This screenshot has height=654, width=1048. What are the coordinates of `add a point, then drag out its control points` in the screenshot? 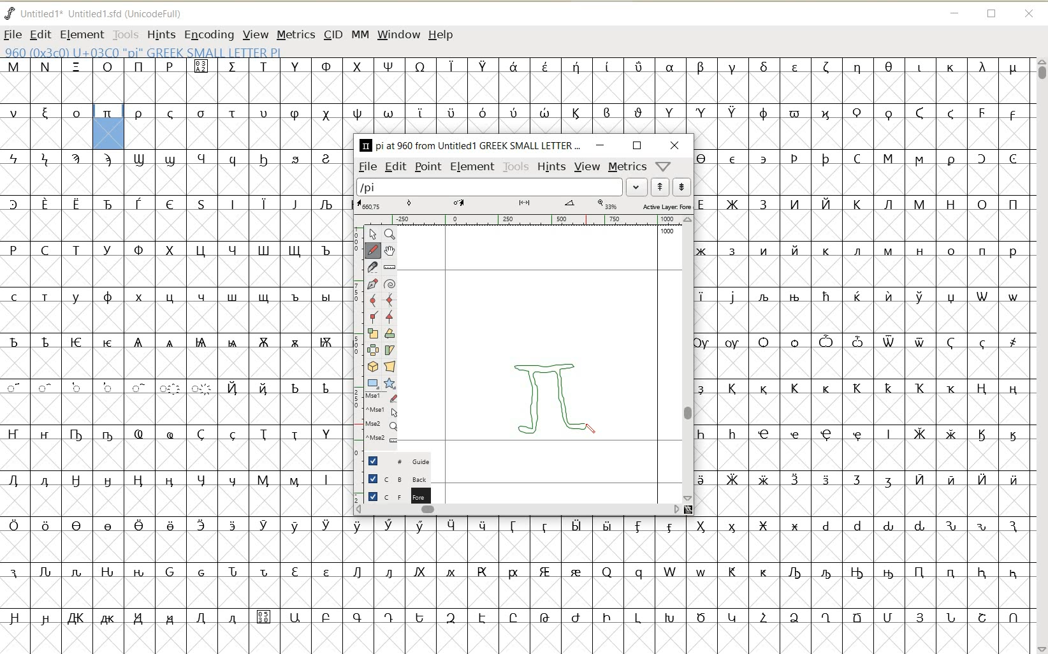 It's located at (372, 282).